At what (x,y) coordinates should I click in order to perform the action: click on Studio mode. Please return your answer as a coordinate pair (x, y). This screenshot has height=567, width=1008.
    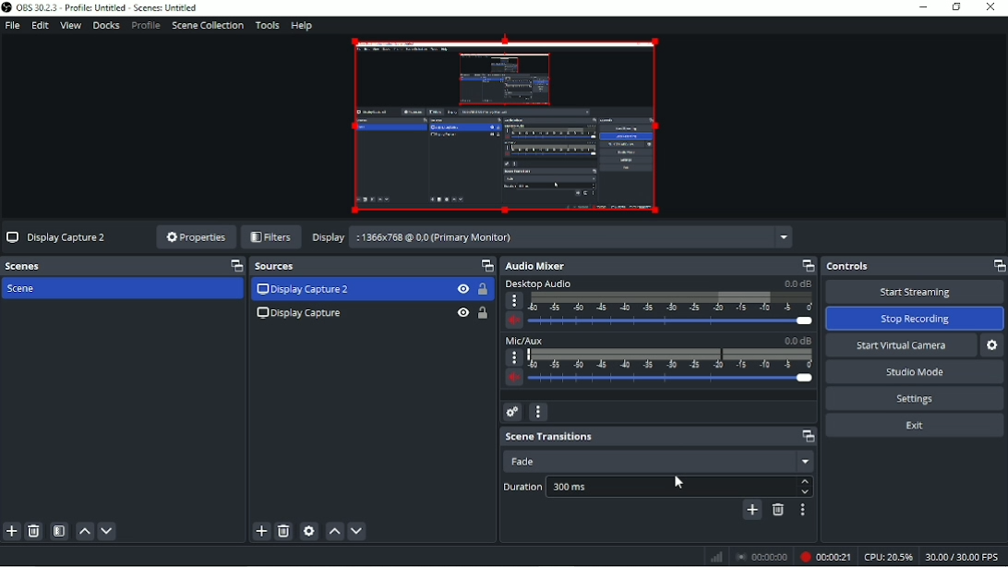
    Looking at the image, I should click on (915, 372).